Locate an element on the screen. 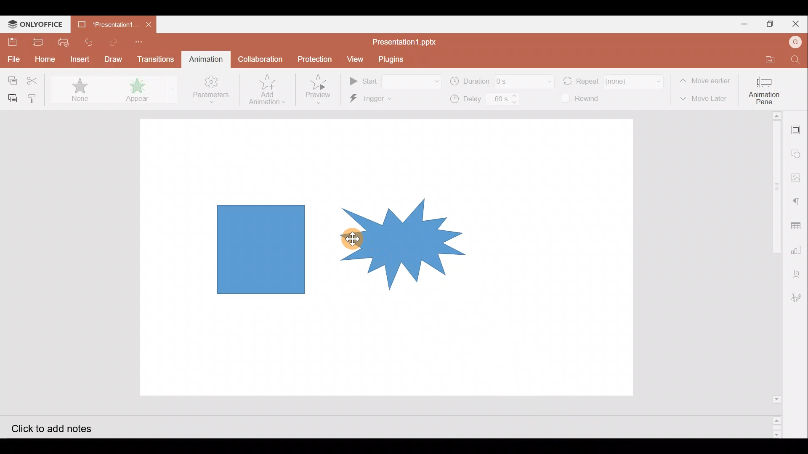  Shapes settings is located at coordinates (798, 155).